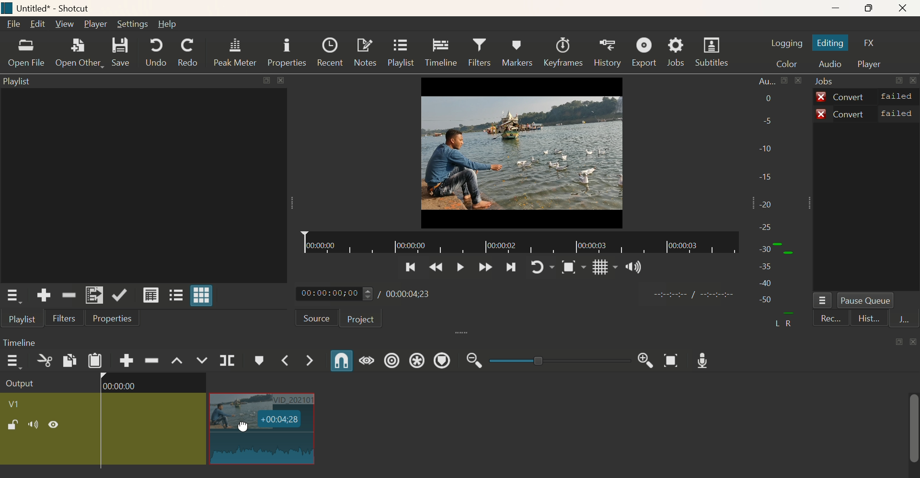  What do you see at coordinates (64, 23) in the screenshot?
I see `View` at bounding box center [64, 23].